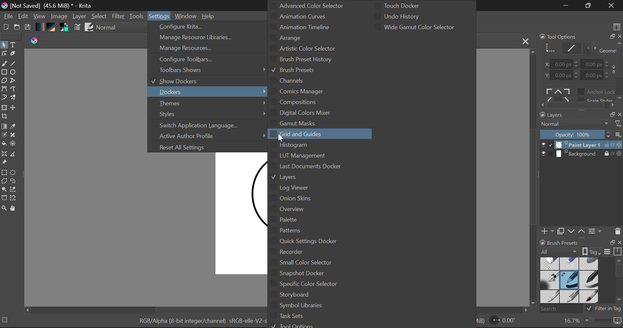  Describe the element at coordinates (4, 64) in the screenshot. I see `Freehand` at that location.